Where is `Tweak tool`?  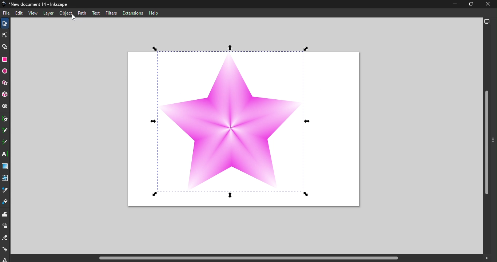 Tweak tool is located at coordinates (6, 214).